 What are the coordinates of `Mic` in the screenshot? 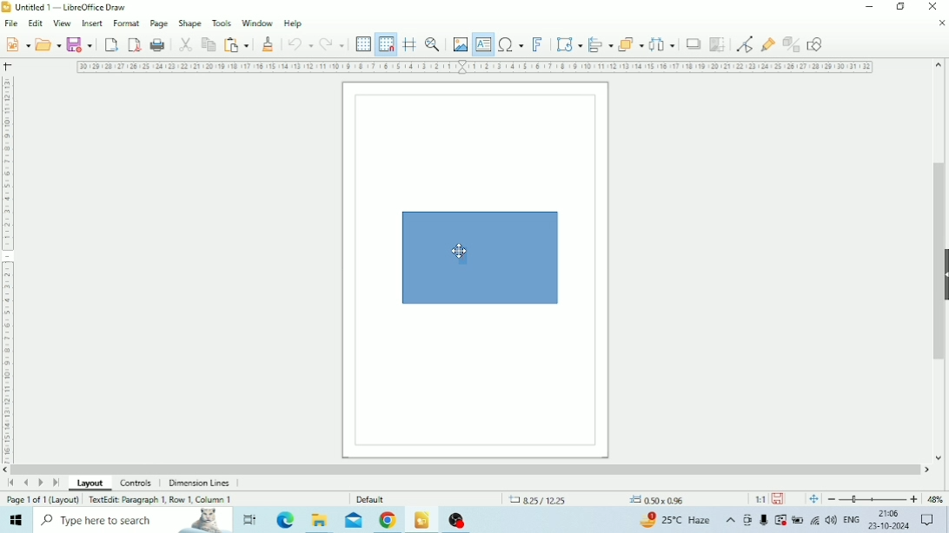 It's located at (764, 521).